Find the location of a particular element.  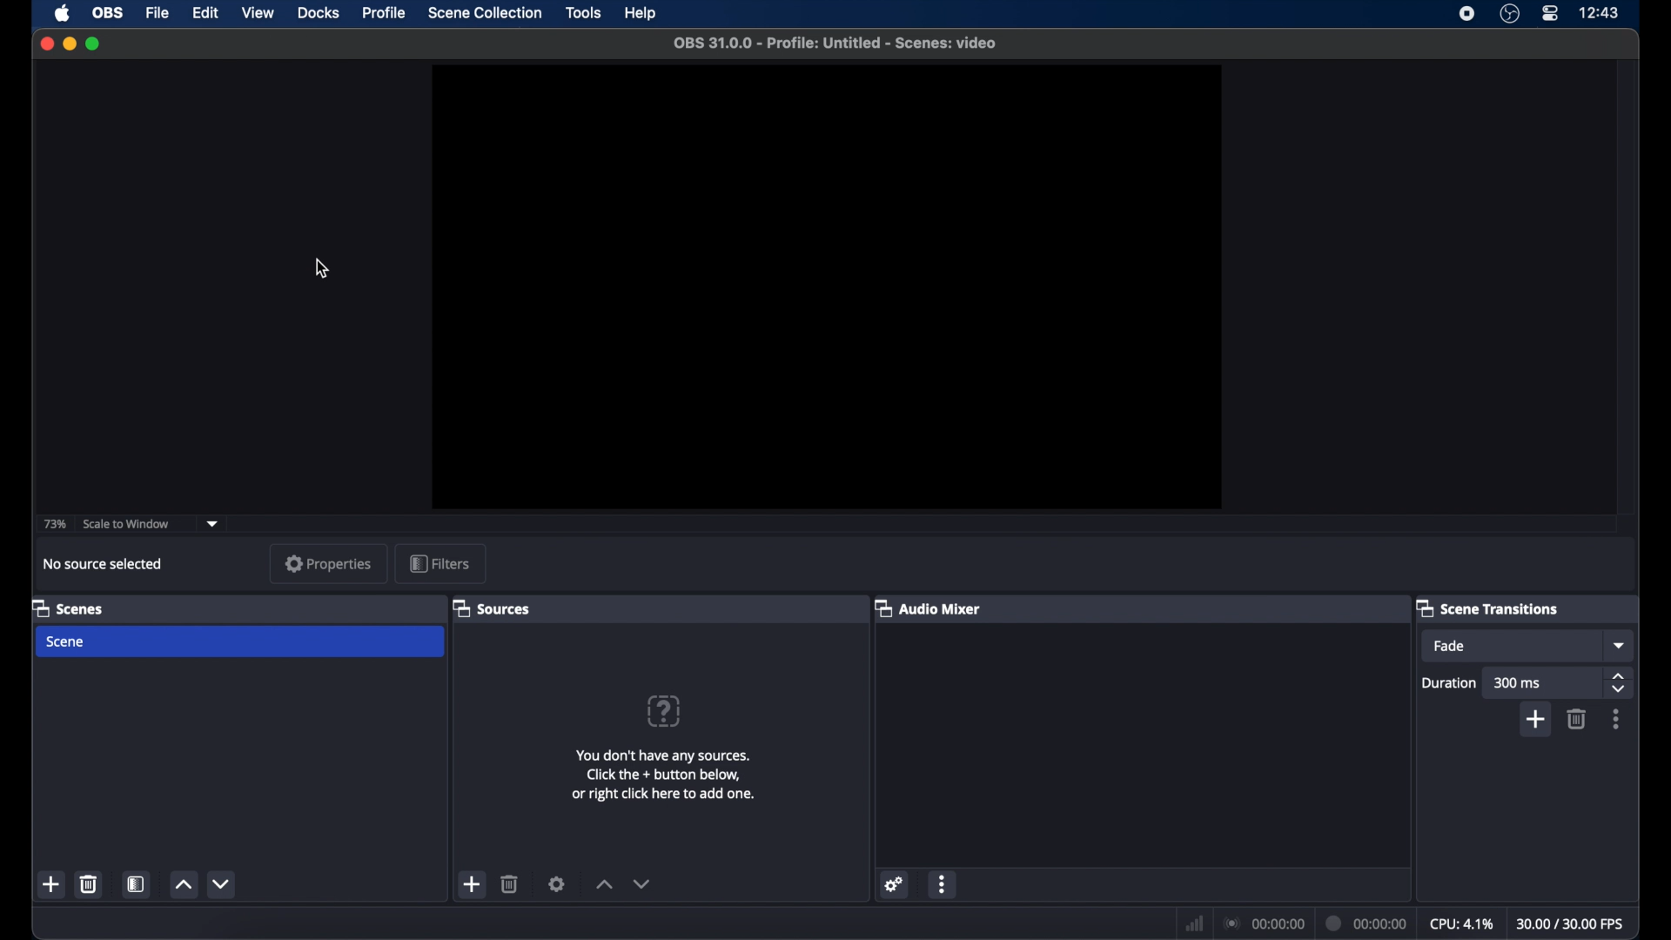

dropdown is located at coordinates (213, 523).